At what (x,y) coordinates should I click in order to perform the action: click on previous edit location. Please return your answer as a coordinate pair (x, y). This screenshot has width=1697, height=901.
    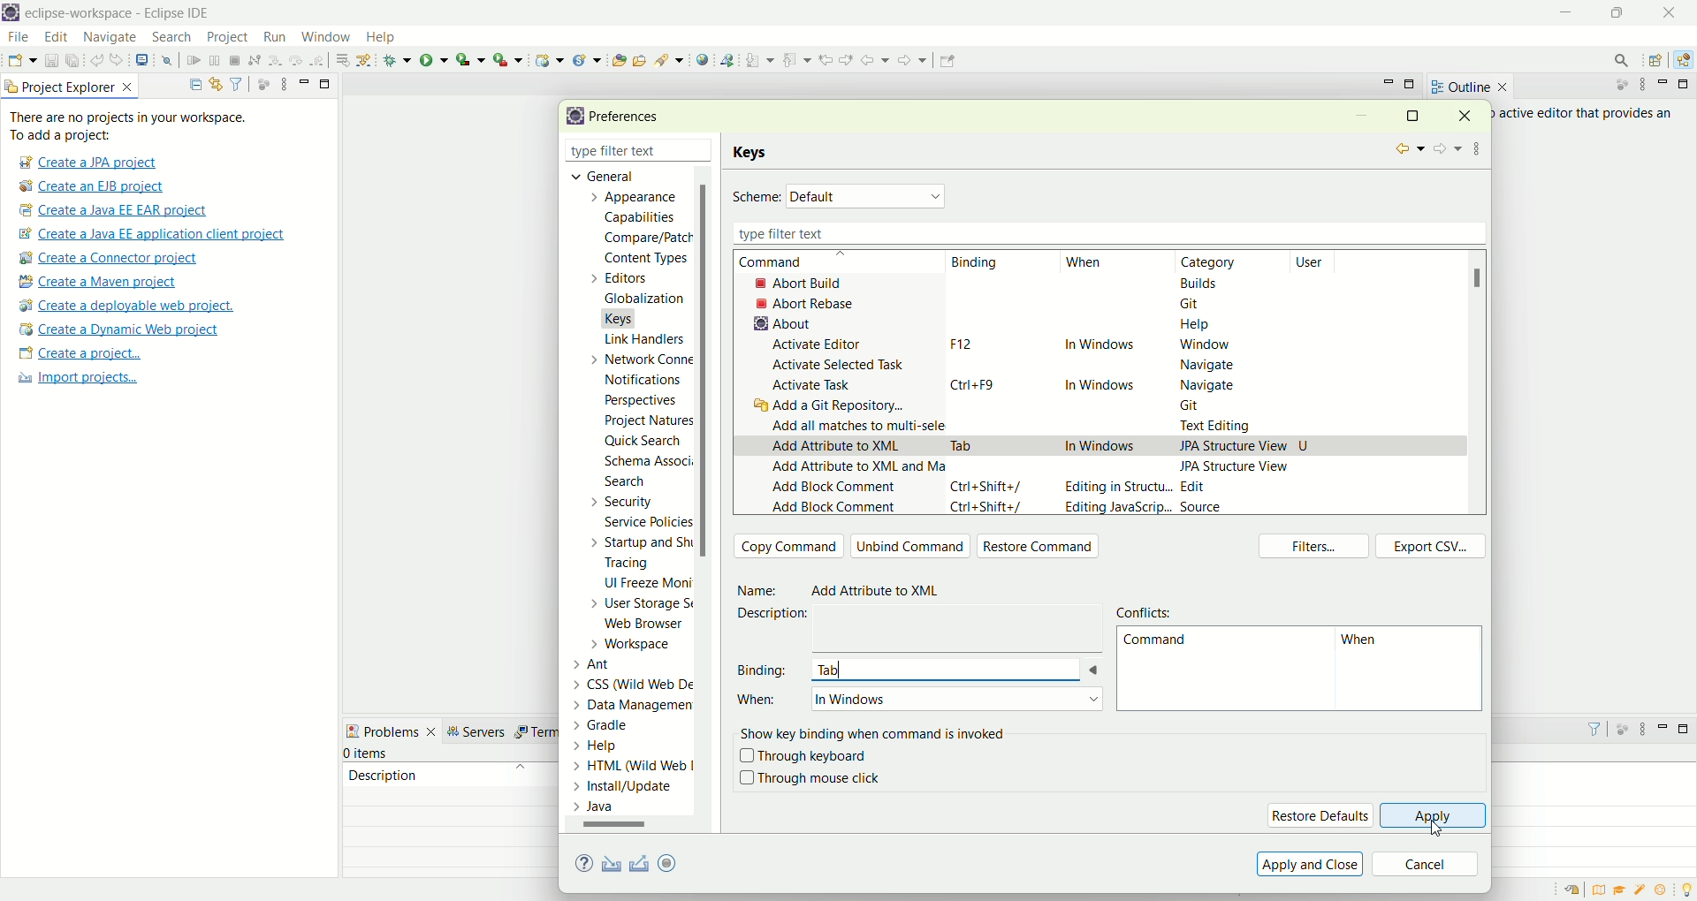
    Looking at the image, I should click on (829, 60).